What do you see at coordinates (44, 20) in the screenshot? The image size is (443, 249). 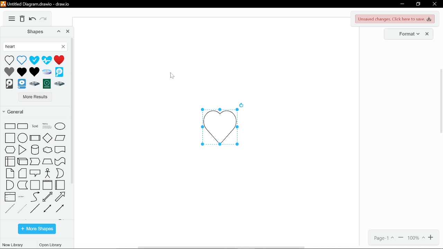 I see `redo` at bounding box center [44, 20].